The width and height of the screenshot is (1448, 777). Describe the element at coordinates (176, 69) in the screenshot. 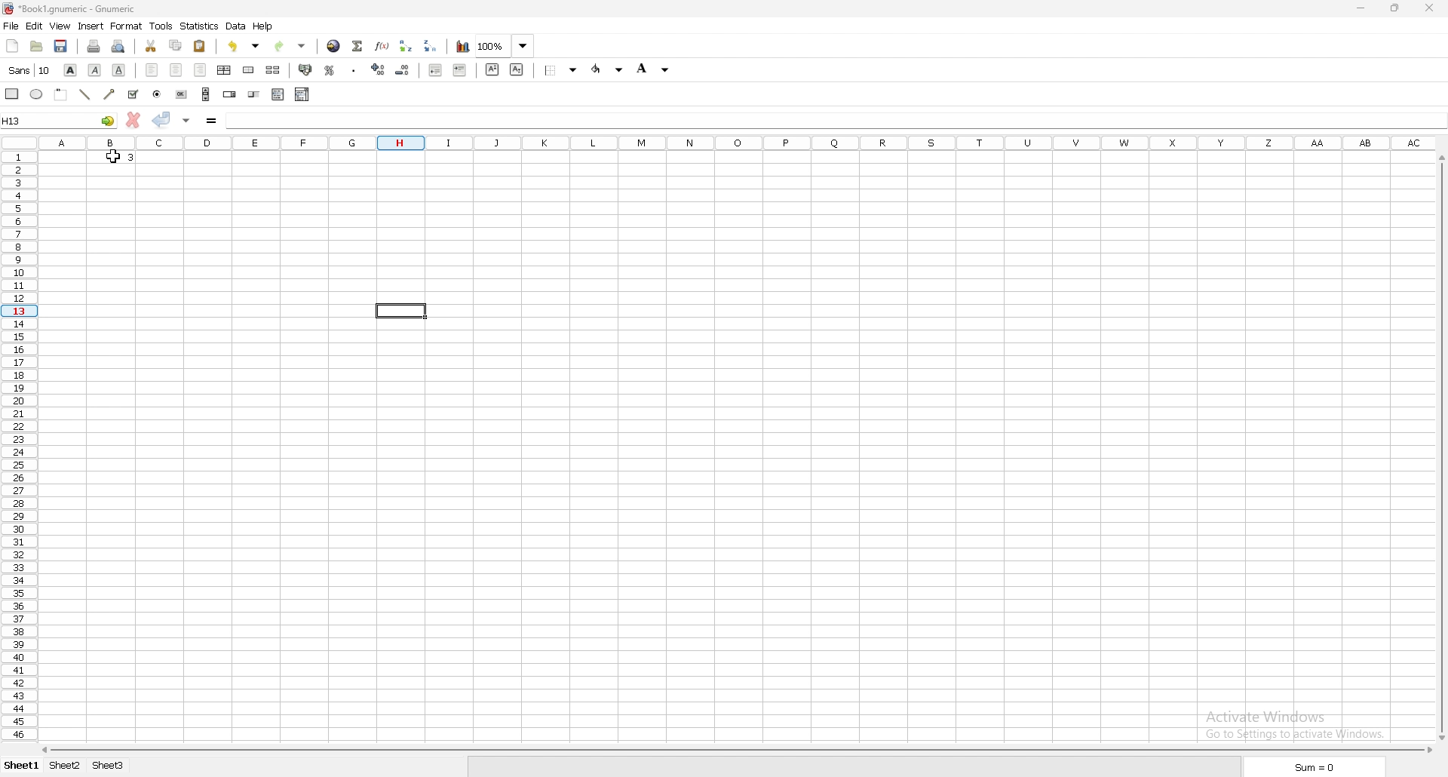

I see `center` at that location.